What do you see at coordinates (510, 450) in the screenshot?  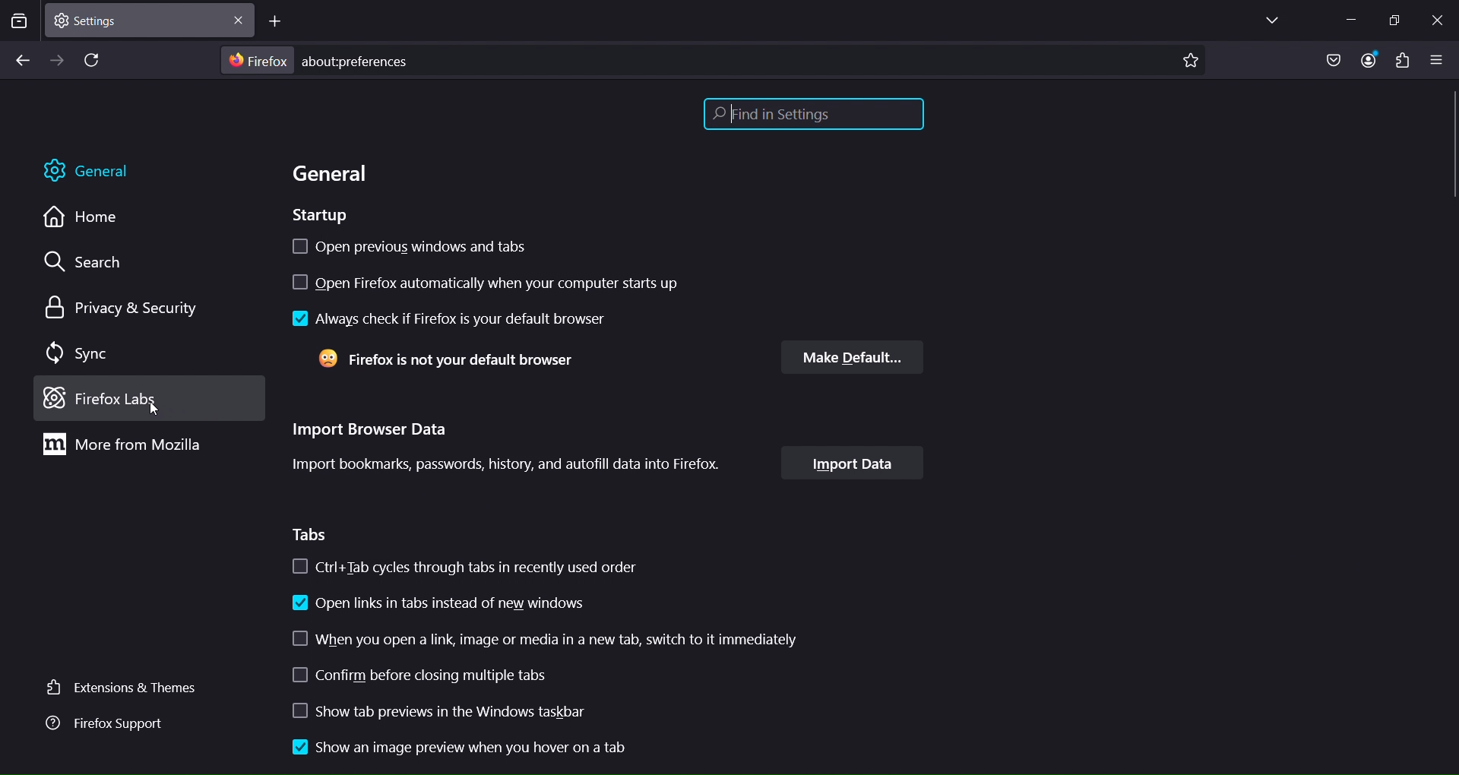 I see `Import Browser Data
Import bookmarks, passwords, history, and autofill data into Firefox.` at bounding box center [510, 450].